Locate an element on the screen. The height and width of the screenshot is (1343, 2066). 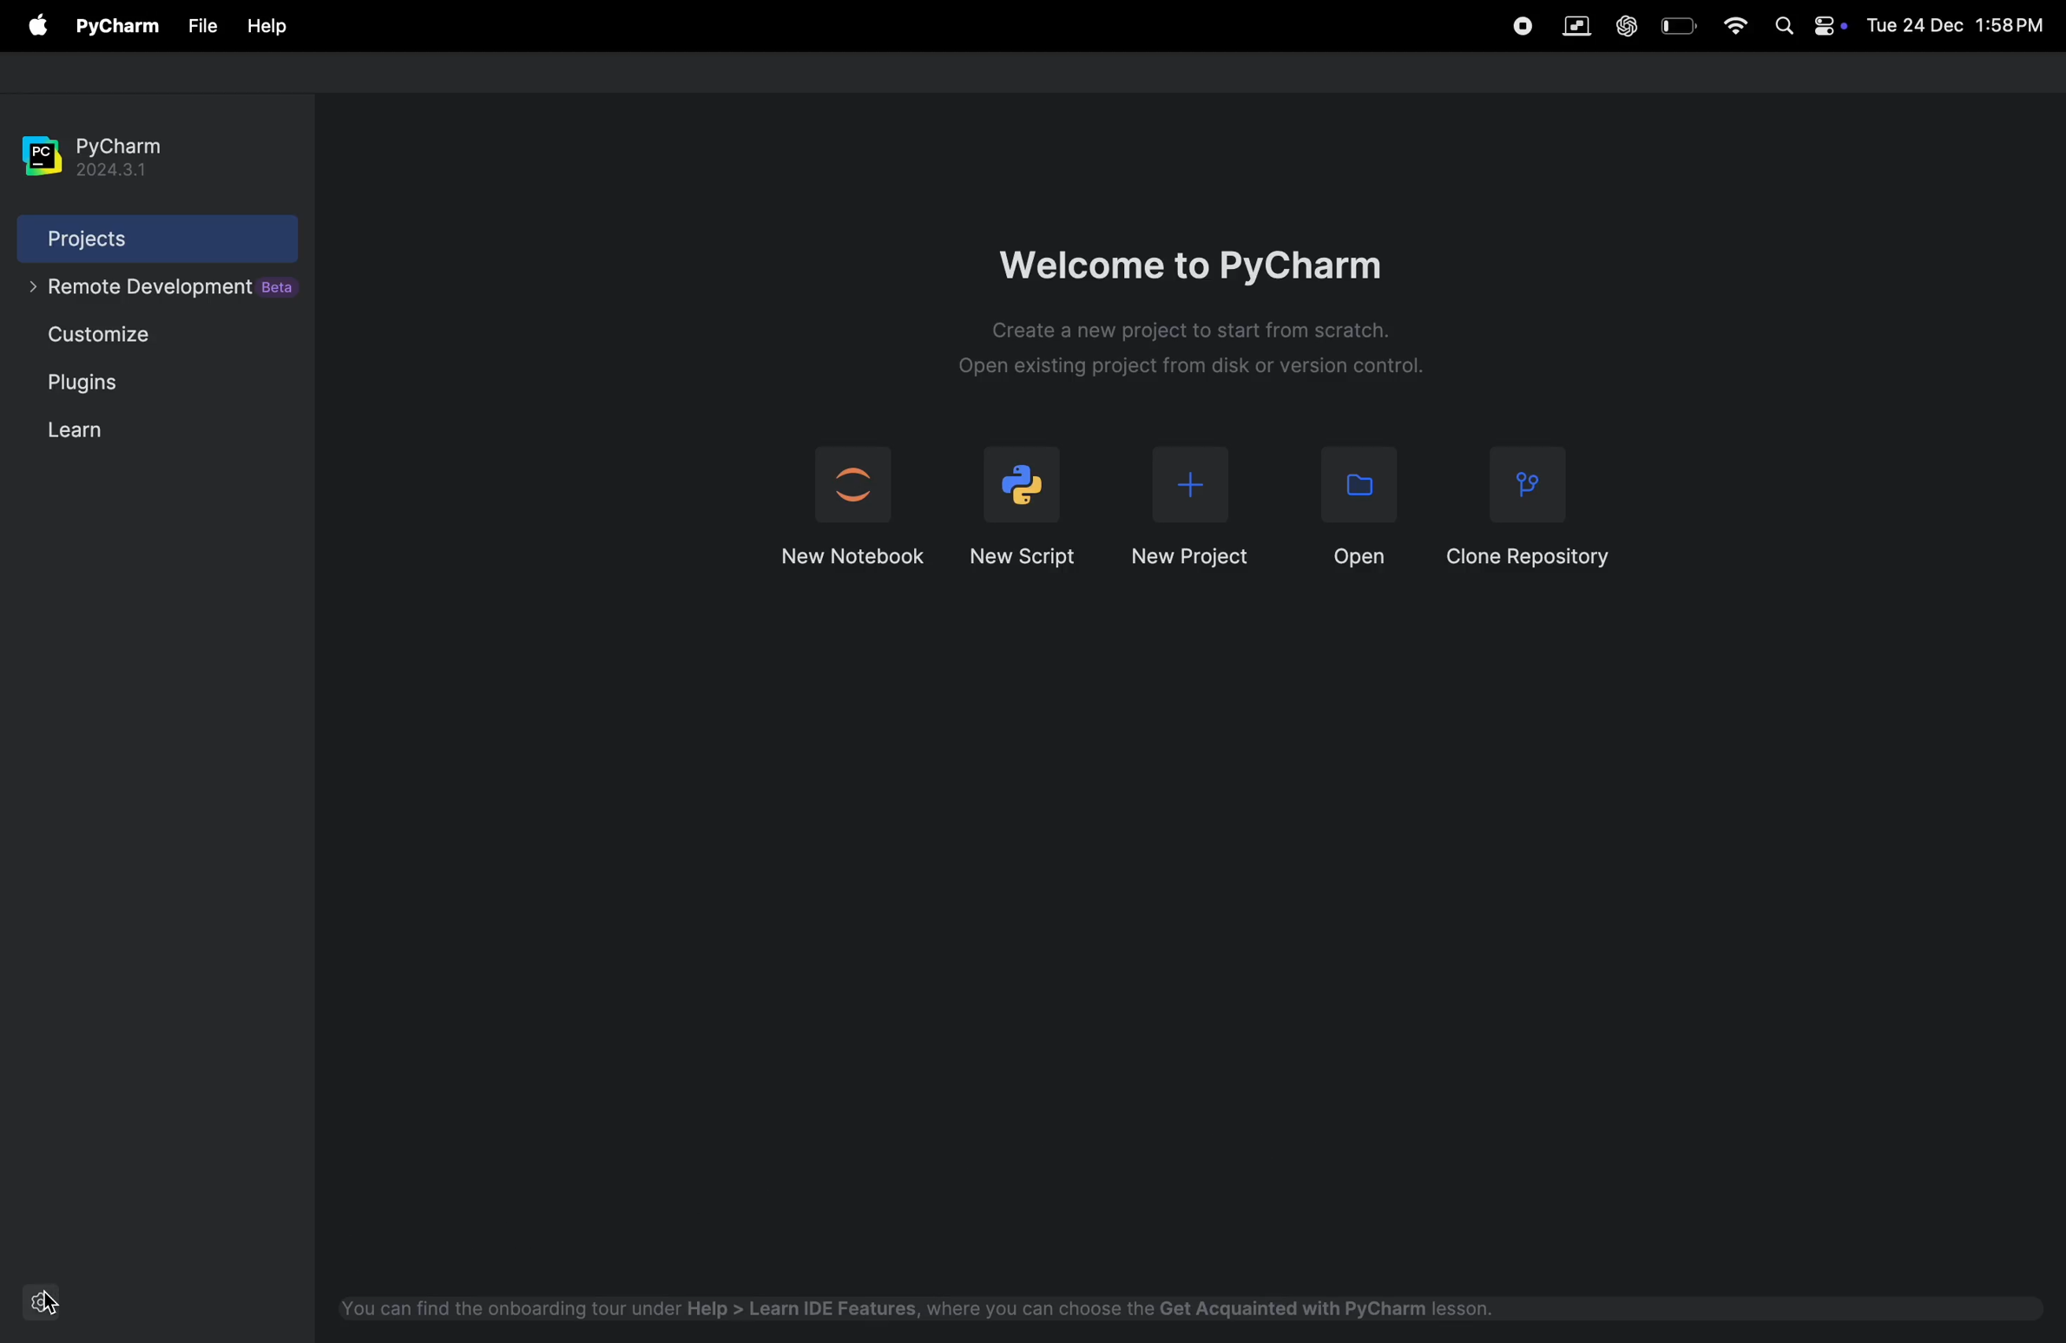
file menu is located at coordinates (34, 26).